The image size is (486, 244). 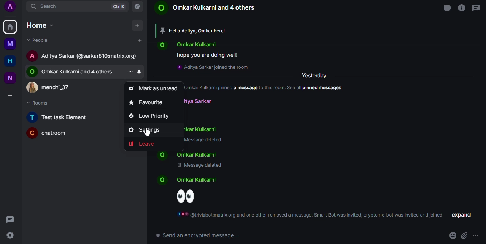 I want to click on C chatroom, so click(x=54, y=133).